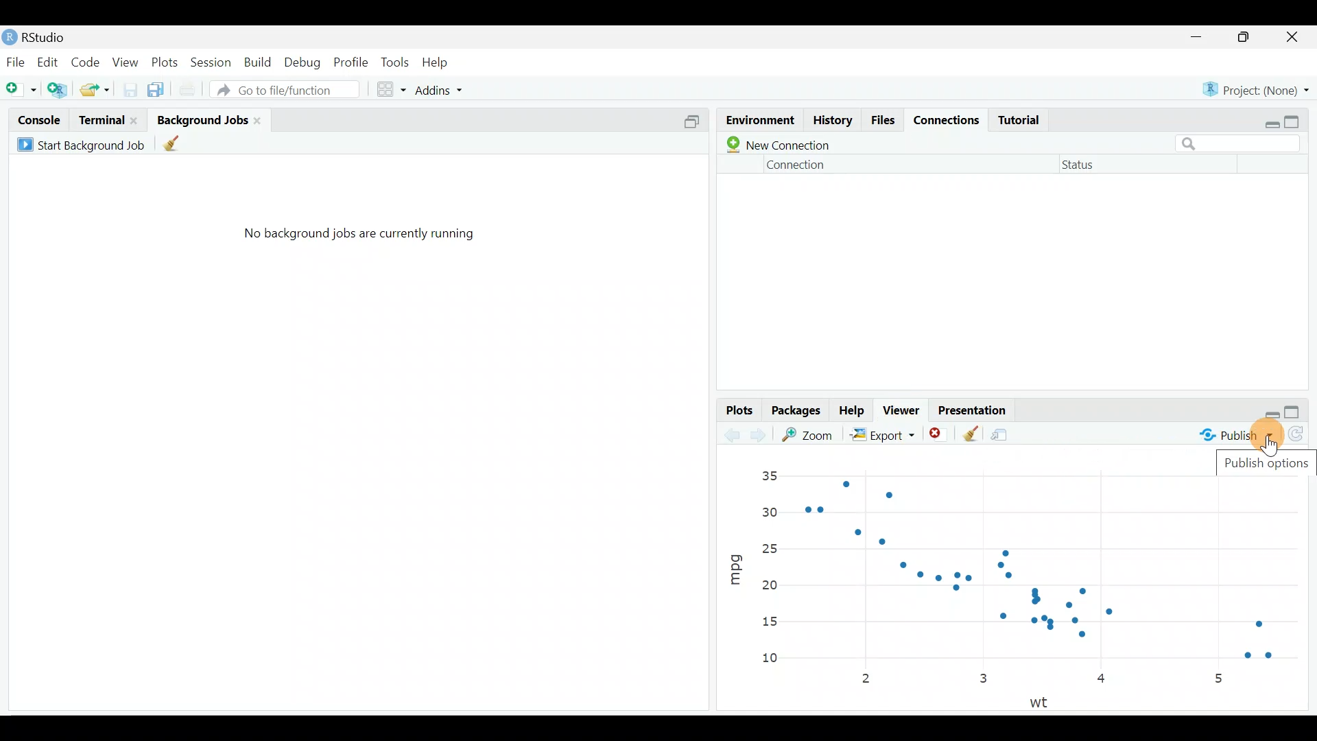  What do you see at coordinates (1082, 167) in the screenshot?
I see `Status` at bounding box center [1082, 167].